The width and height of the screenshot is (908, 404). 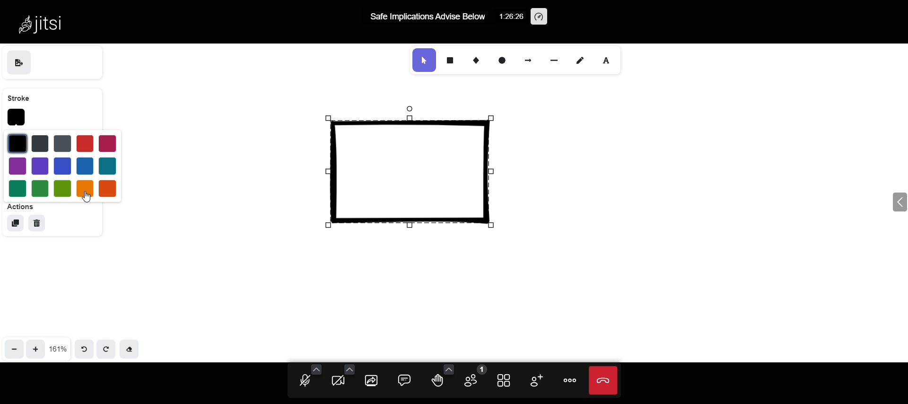 I want to click on red, so click(x=110, y=189).